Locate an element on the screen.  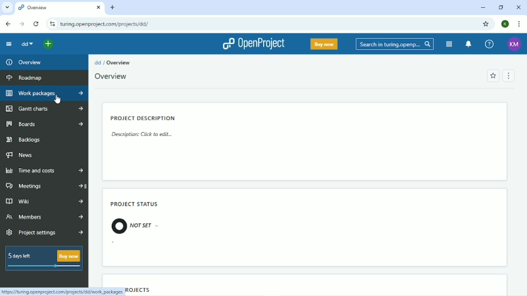
Close is located at coordinates (519, 7).